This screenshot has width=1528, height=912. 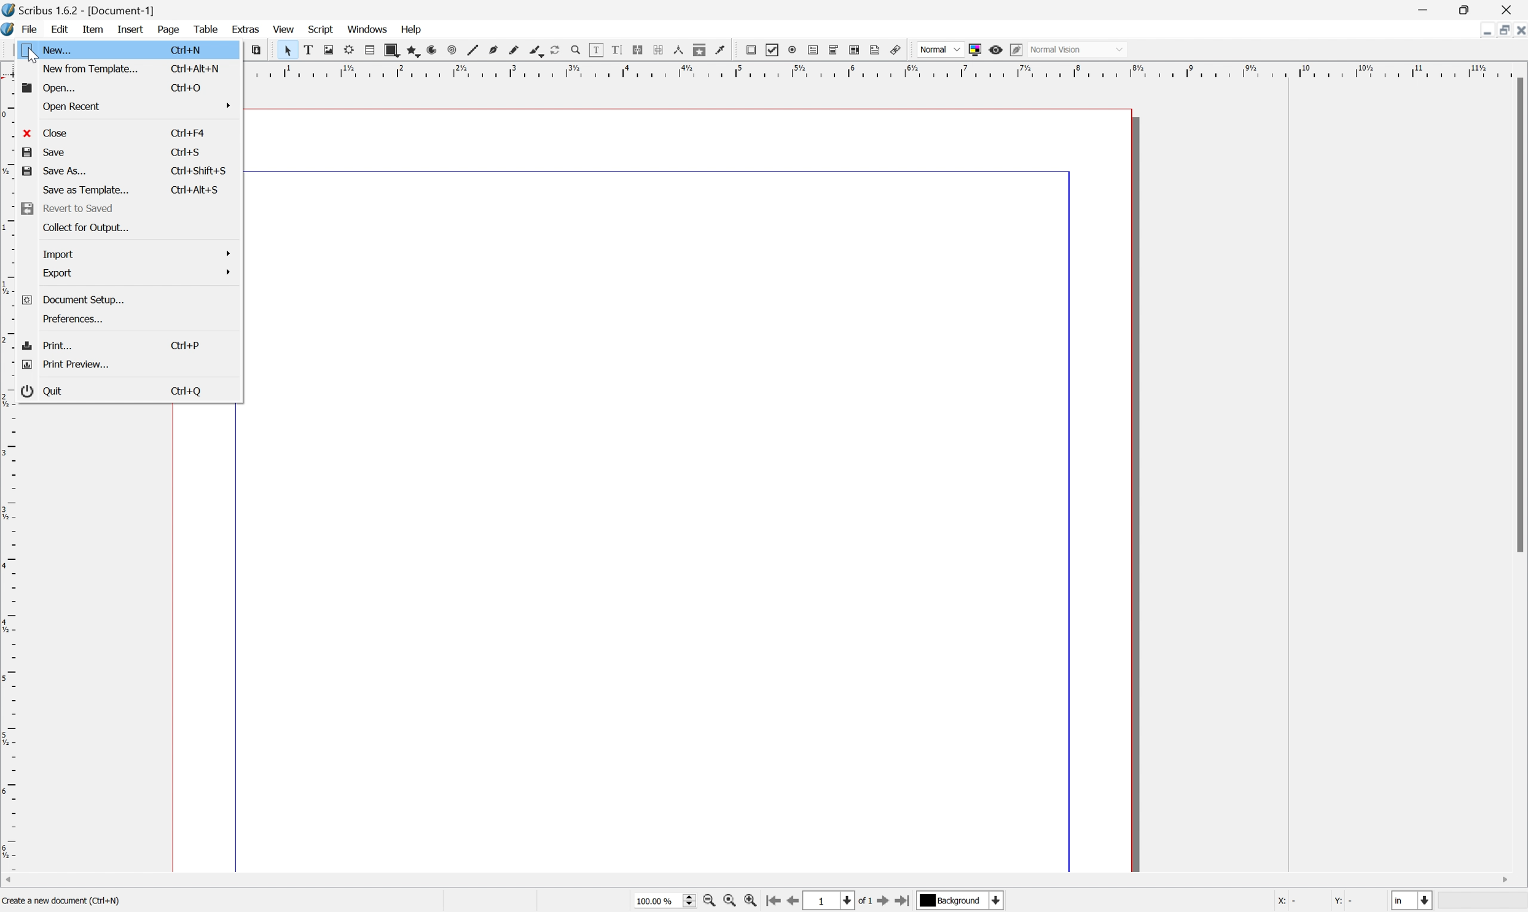 I want to click on zoom out, so click(x=710, y=902).